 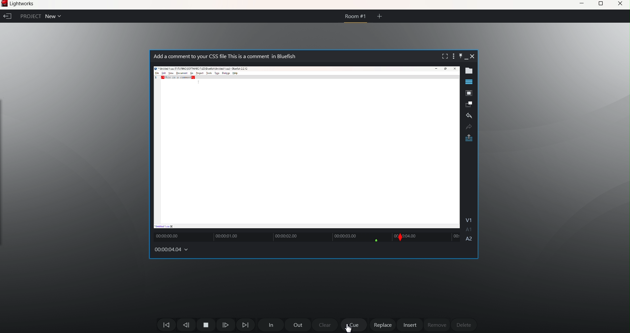 What do you see at coordinates (469, 139) in the screenshot?
I see `pop out original` at bounding box center [469, 139].